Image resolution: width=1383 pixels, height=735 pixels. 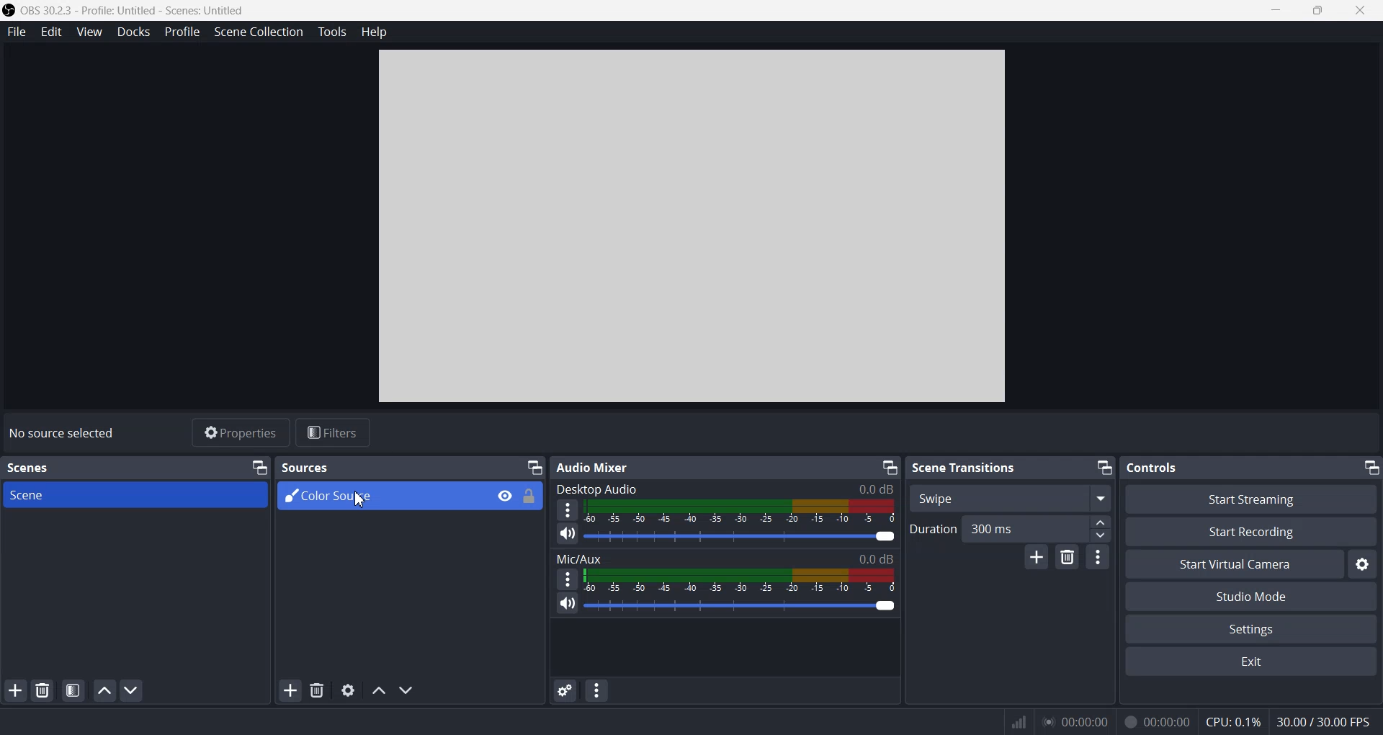 What do you see at coordinates (259, 32) in the screenshot?
I see `Scene Collection` at bounding box center [259, 32].